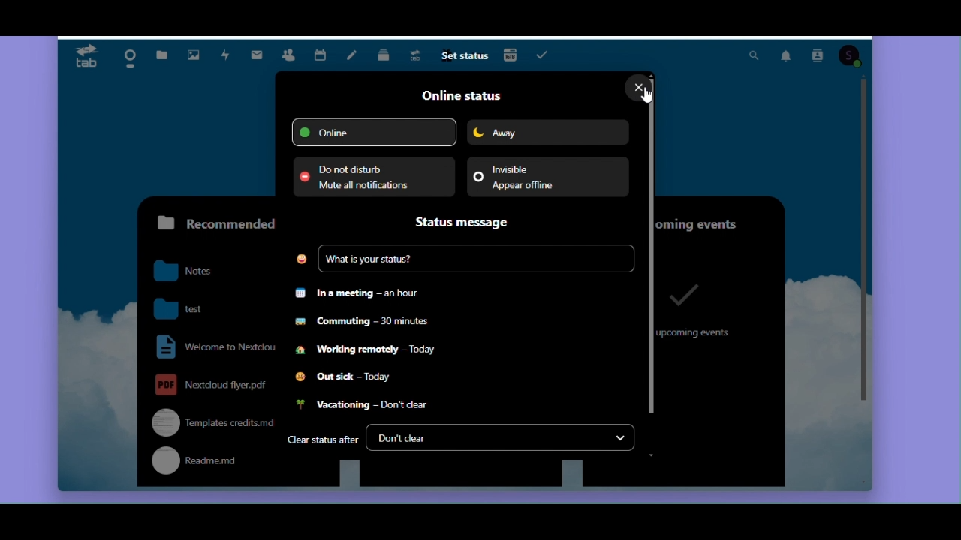 This screenshot has width=961, height=540. What do you see at coordinates (367, 353) in the screenshot?
I see `Working remotely today` at bounding box center [367, 353].